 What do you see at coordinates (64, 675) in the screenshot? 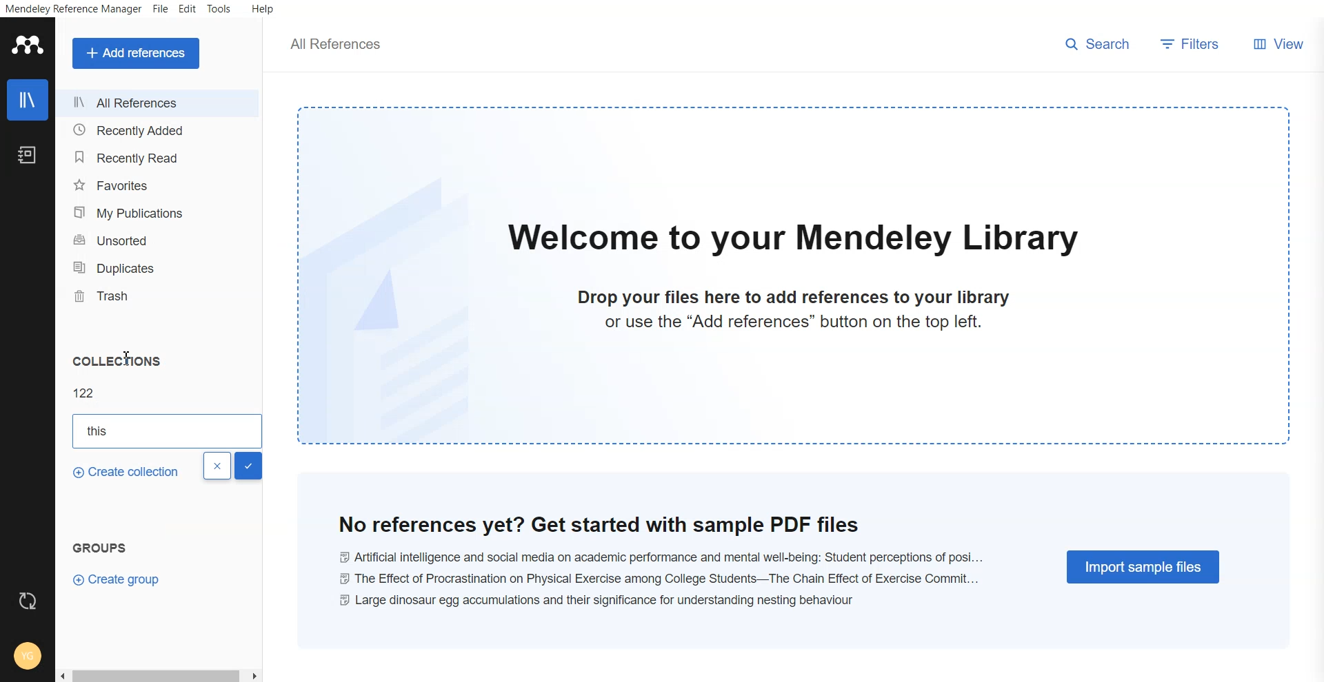
I see `scroll left` at bounding box center [64, 675].